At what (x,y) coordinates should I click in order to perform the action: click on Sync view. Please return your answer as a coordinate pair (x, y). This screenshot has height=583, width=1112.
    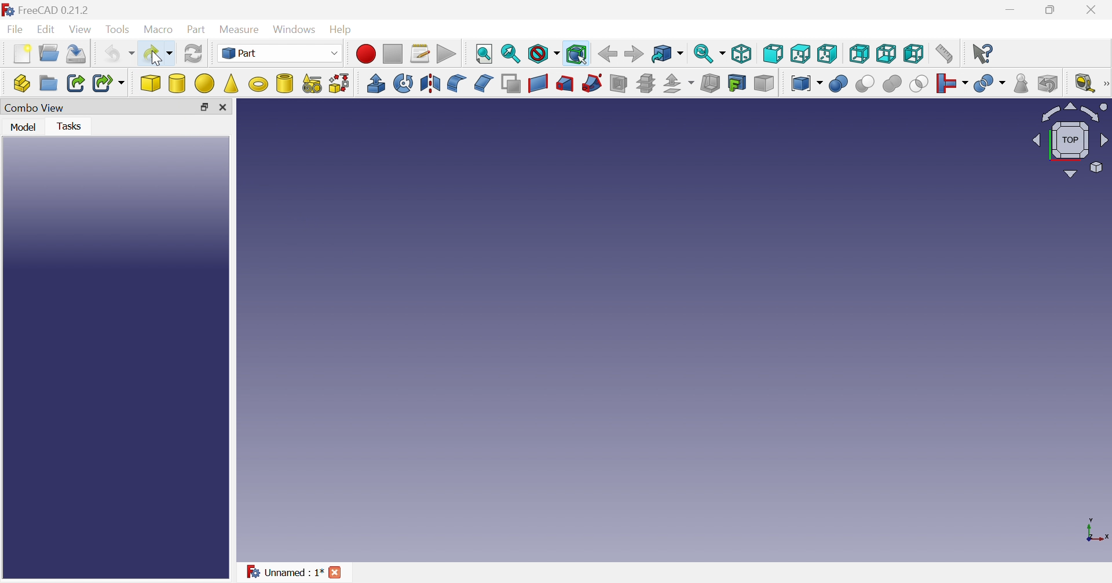
    Looking at the image, I should click on (709, 54).